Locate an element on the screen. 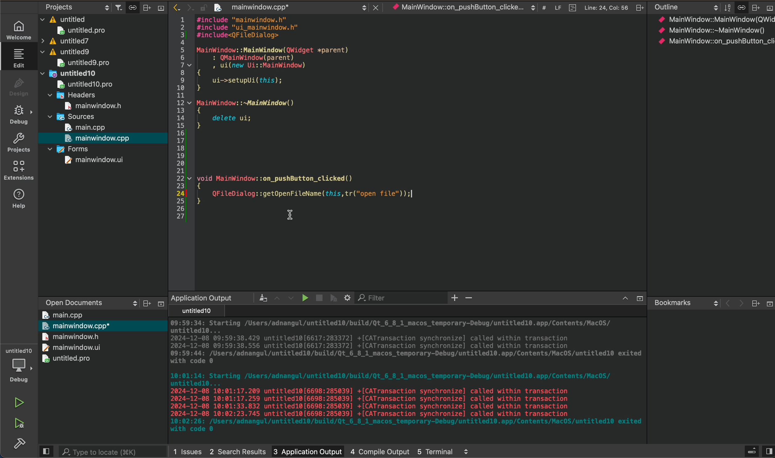 The image size is (775, 458). up is located at coordinates (275, 297).